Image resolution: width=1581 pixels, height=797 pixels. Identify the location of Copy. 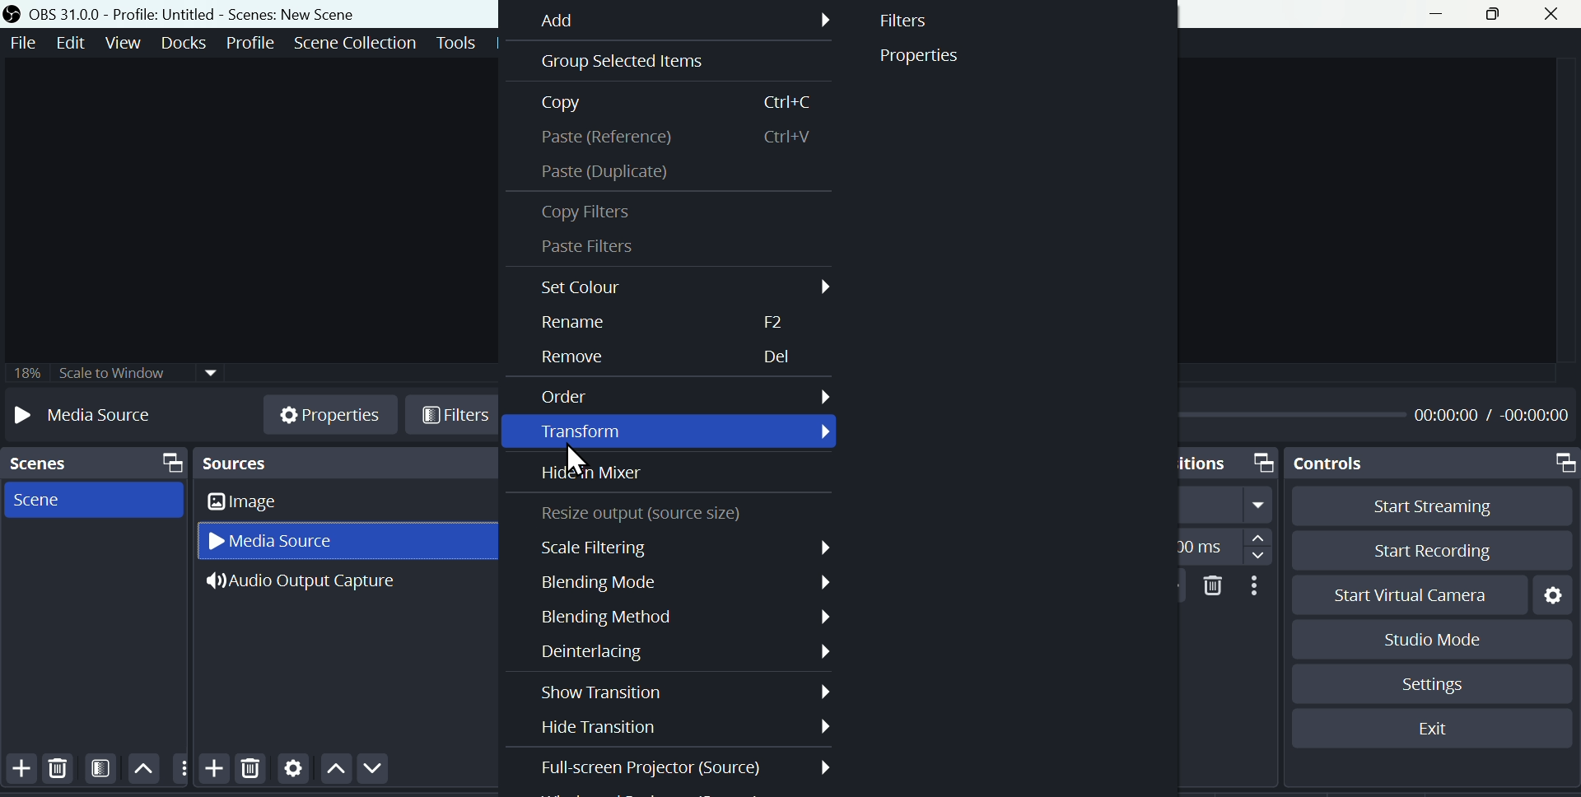
(671, 105).